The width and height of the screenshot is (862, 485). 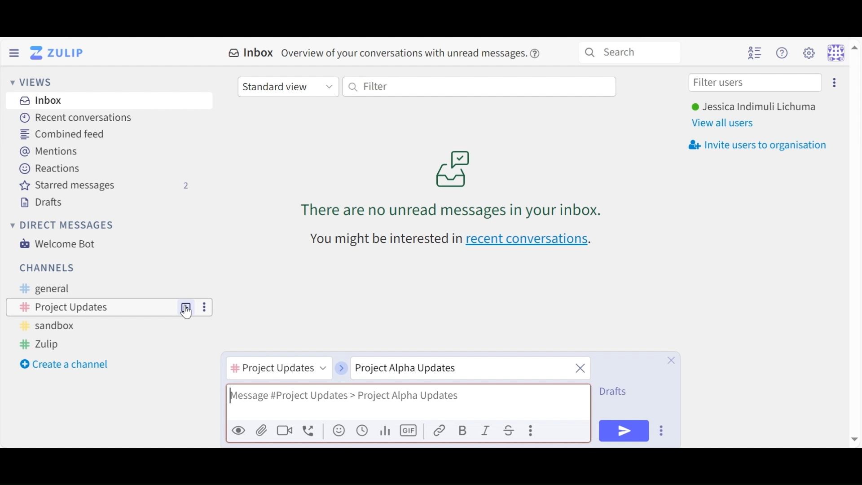 I want to click on next, so click(x=341, y=365).